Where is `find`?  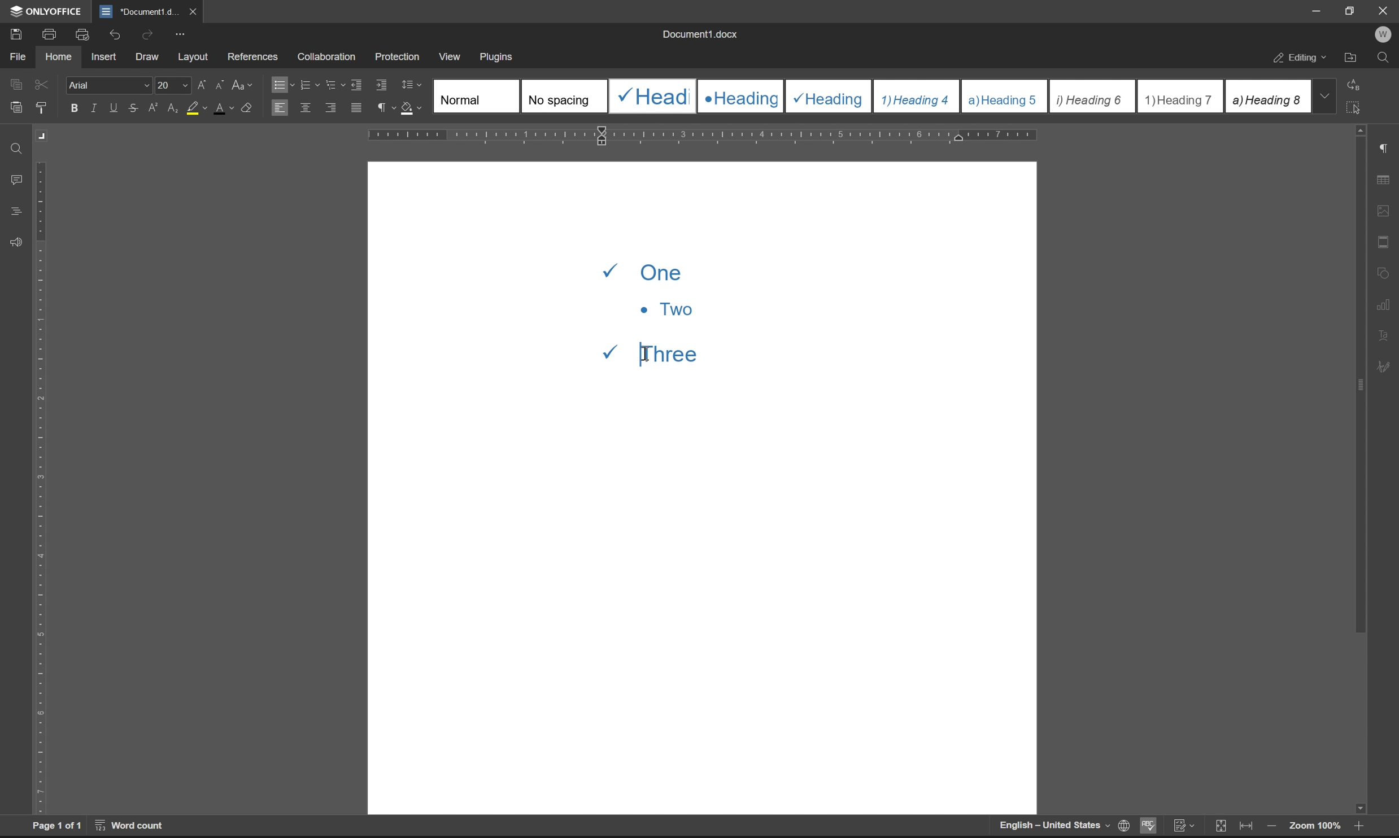
find is located at coordinates (1383, 58).